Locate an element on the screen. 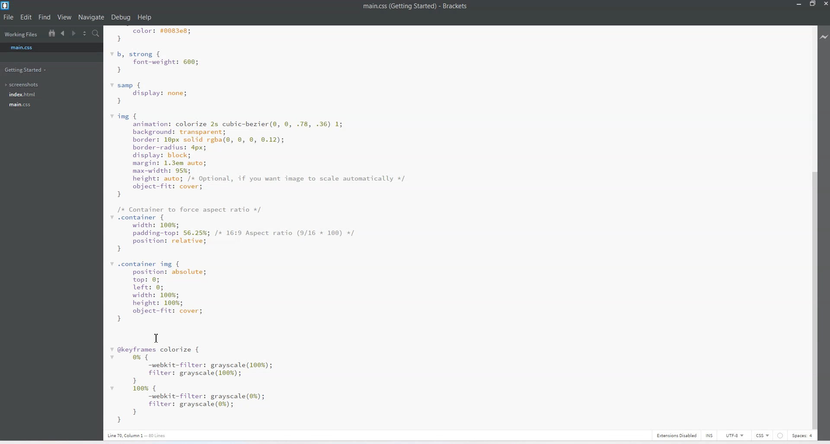  Navigate Forwards is located at coordinates (75, 34).